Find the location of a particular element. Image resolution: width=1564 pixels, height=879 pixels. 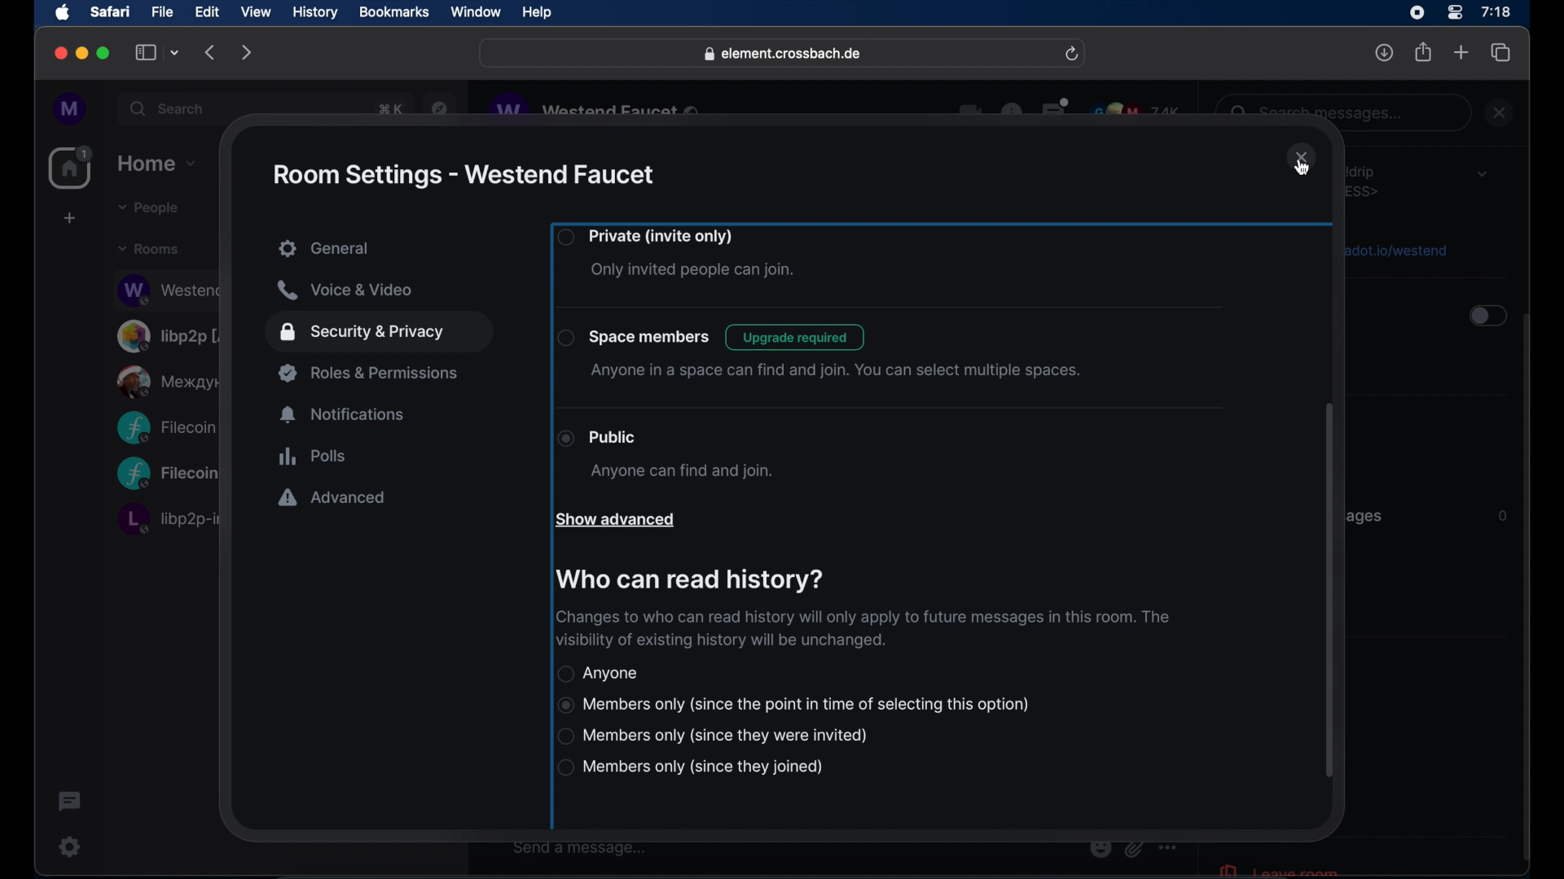

close is located at coordinates (1501, 112).